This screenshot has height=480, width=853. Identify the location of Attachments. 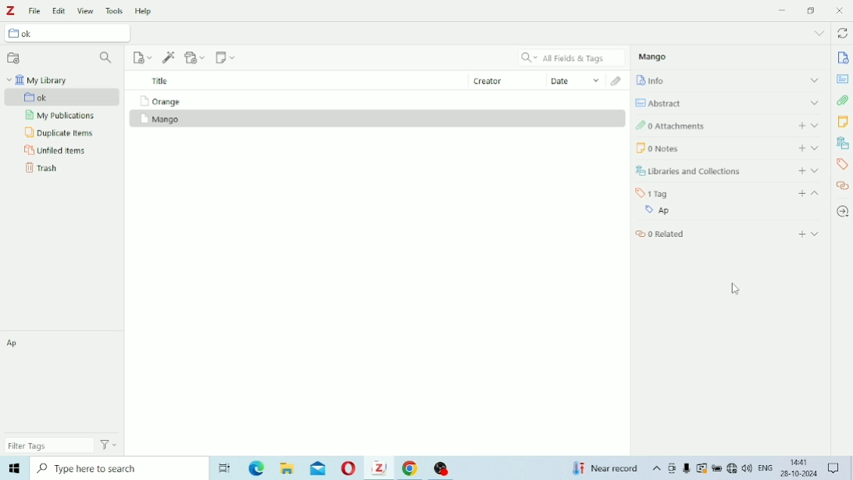
(843, 100).